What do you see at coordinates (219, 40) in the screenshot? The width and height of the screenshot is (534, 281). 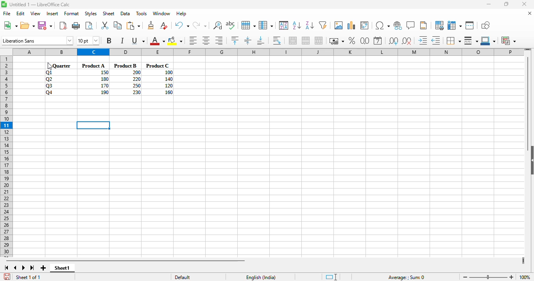 I see `align right` at bounding box center [219, 40].